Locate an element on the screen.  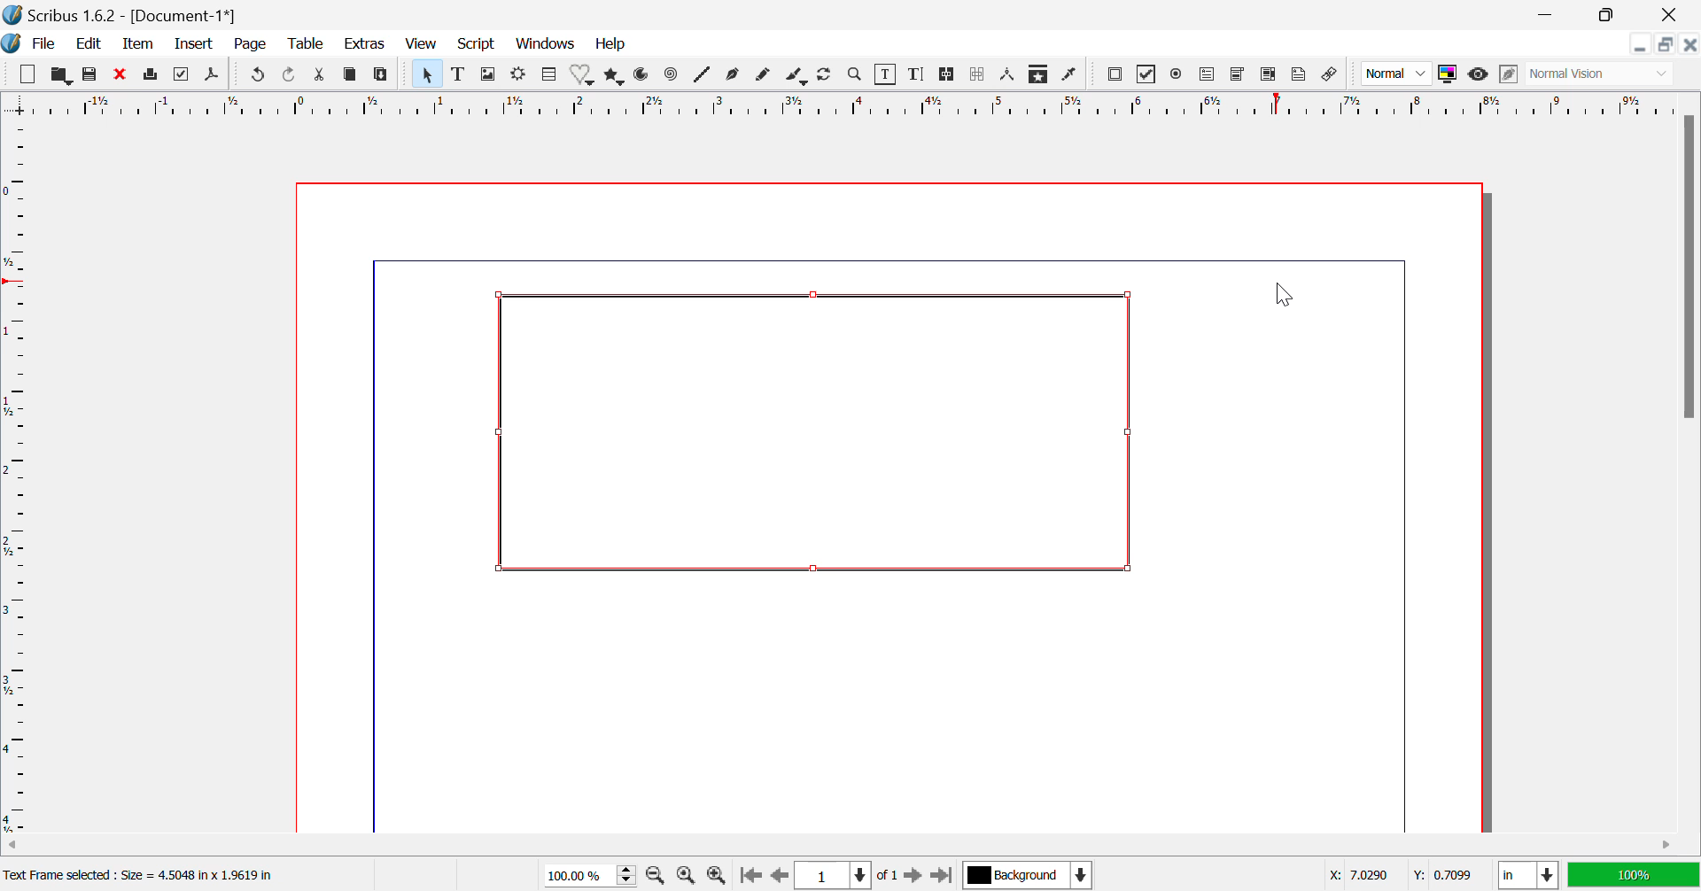
PDF checkbox is located at coordinates (1147, 74).